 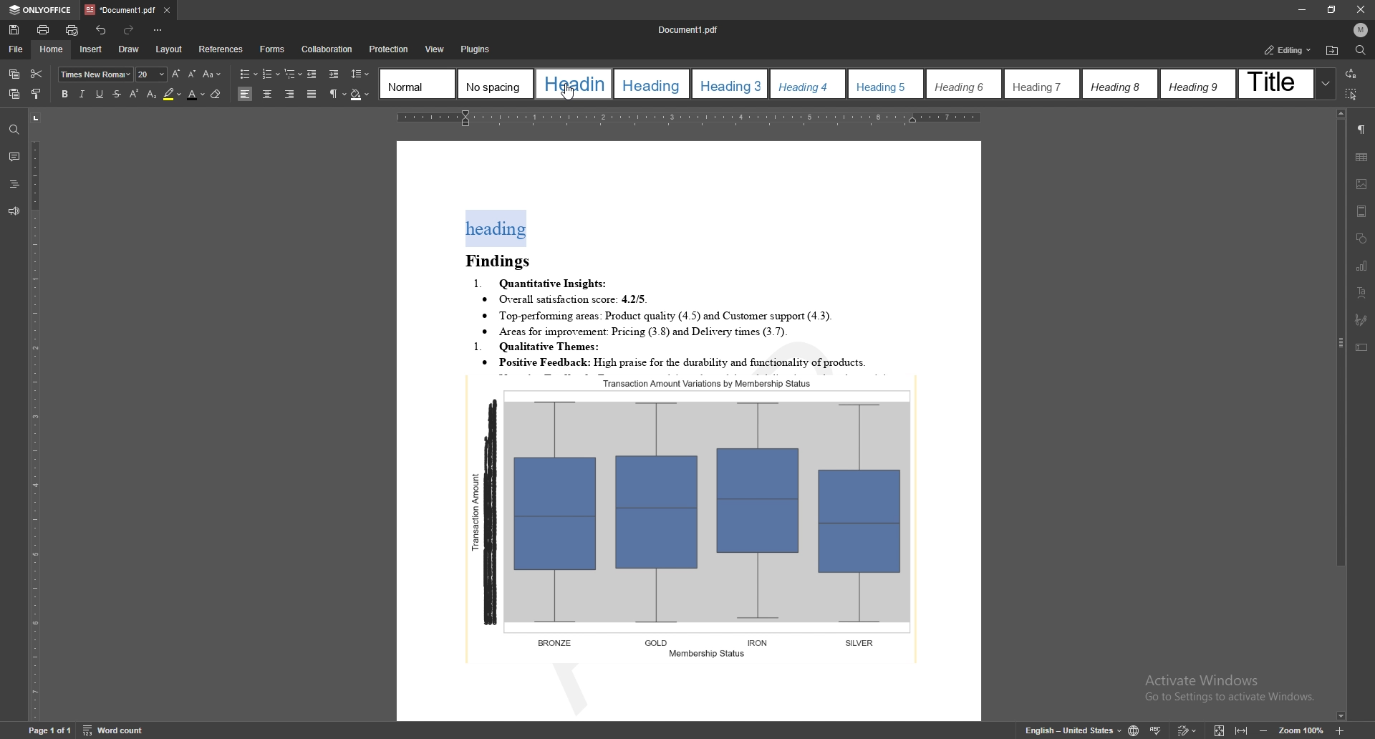 What do you see at coordinates (1332, 52) in the screenshot?
I see `locate file` at bounding box center [1332, 52].